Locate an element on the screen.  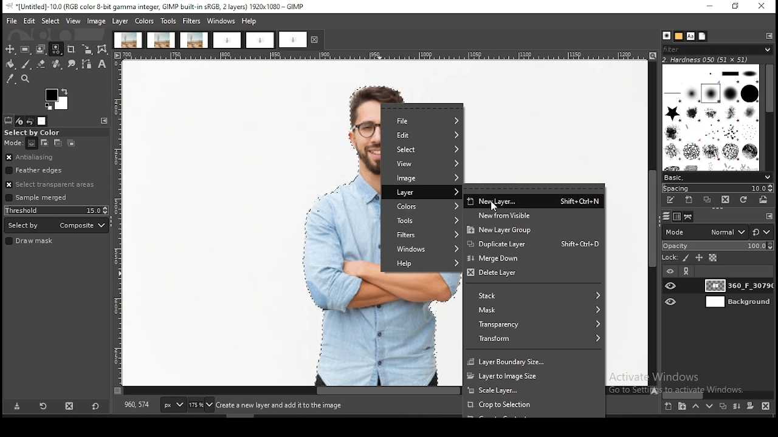
filters is located at coordinates (420, 235).